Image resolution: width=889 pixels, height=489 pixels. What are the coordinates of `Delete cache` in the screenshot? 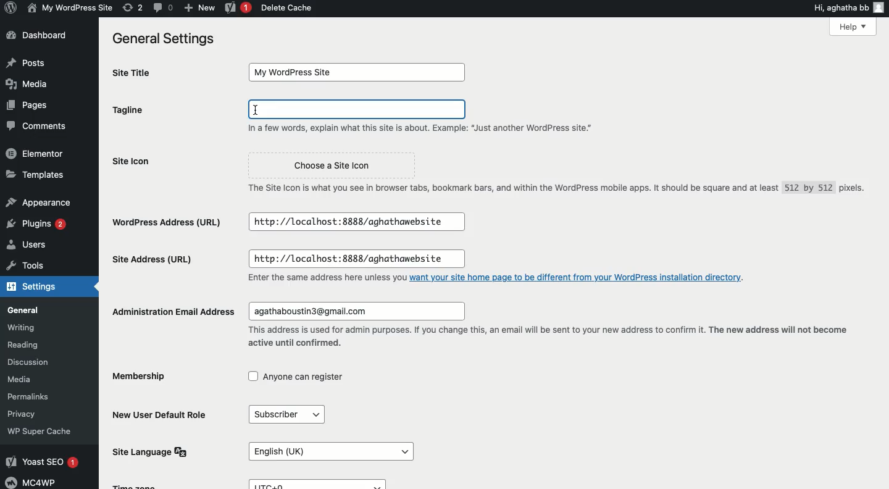 It's located at (287, 7).